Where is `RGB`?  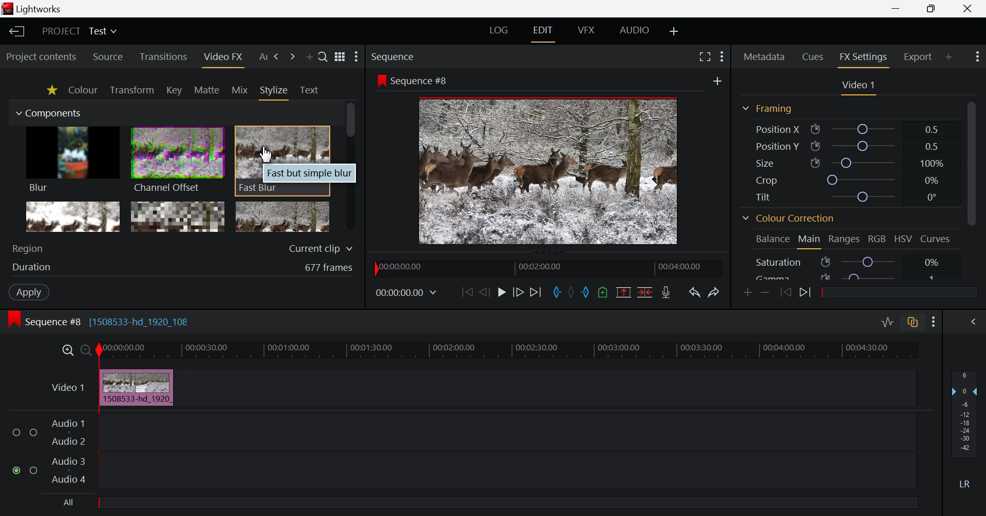 RGB is located at coordinates (877, 239).